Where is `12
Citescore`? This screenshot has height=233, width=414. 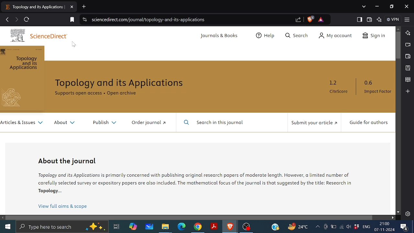 12
Citescore is located at coordinates (336, 88).